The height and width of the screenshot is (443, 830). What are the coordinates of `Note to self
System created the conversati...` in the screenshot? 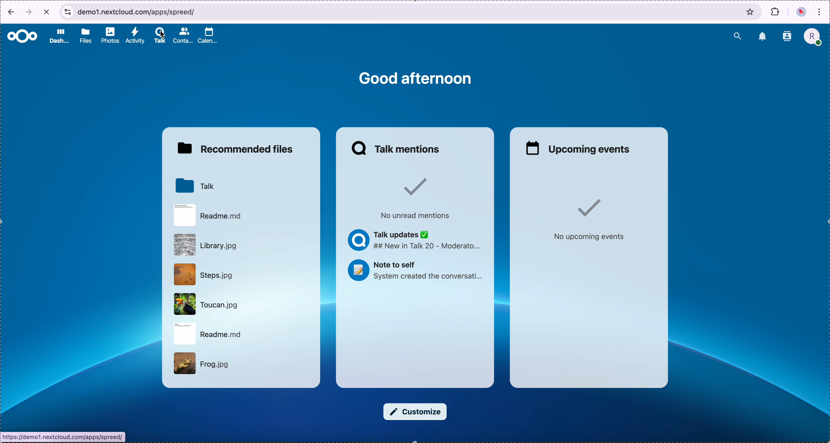 It's located at (416, 271).